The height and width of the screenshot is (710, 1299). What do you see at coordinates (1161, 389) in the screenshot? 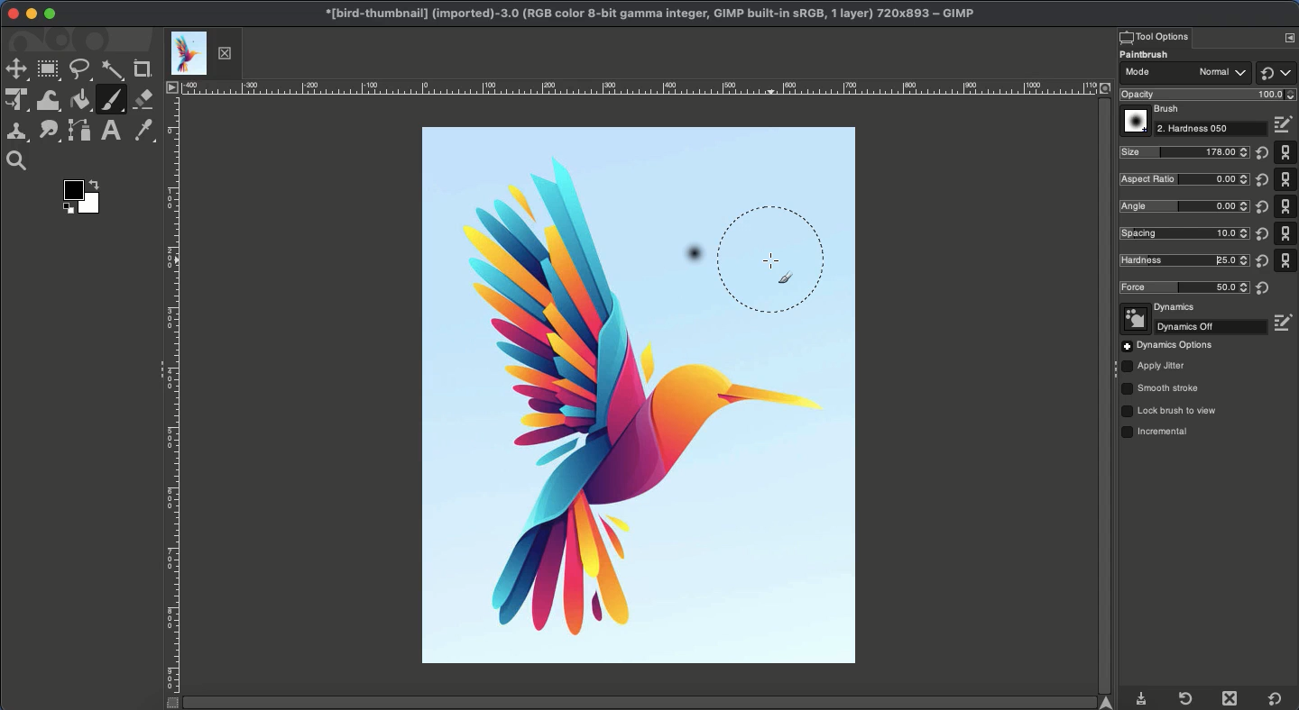
I see `Smooth stroke` at bounding box center [1161, 389].